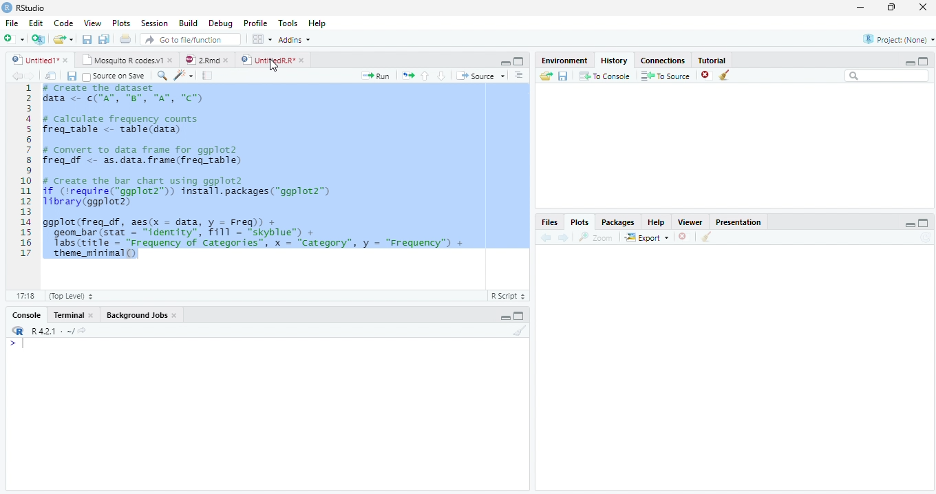  What do you see at coordinates (255, 23) in the screenshot?
I see `Profile` at bounding box center [255, 23].